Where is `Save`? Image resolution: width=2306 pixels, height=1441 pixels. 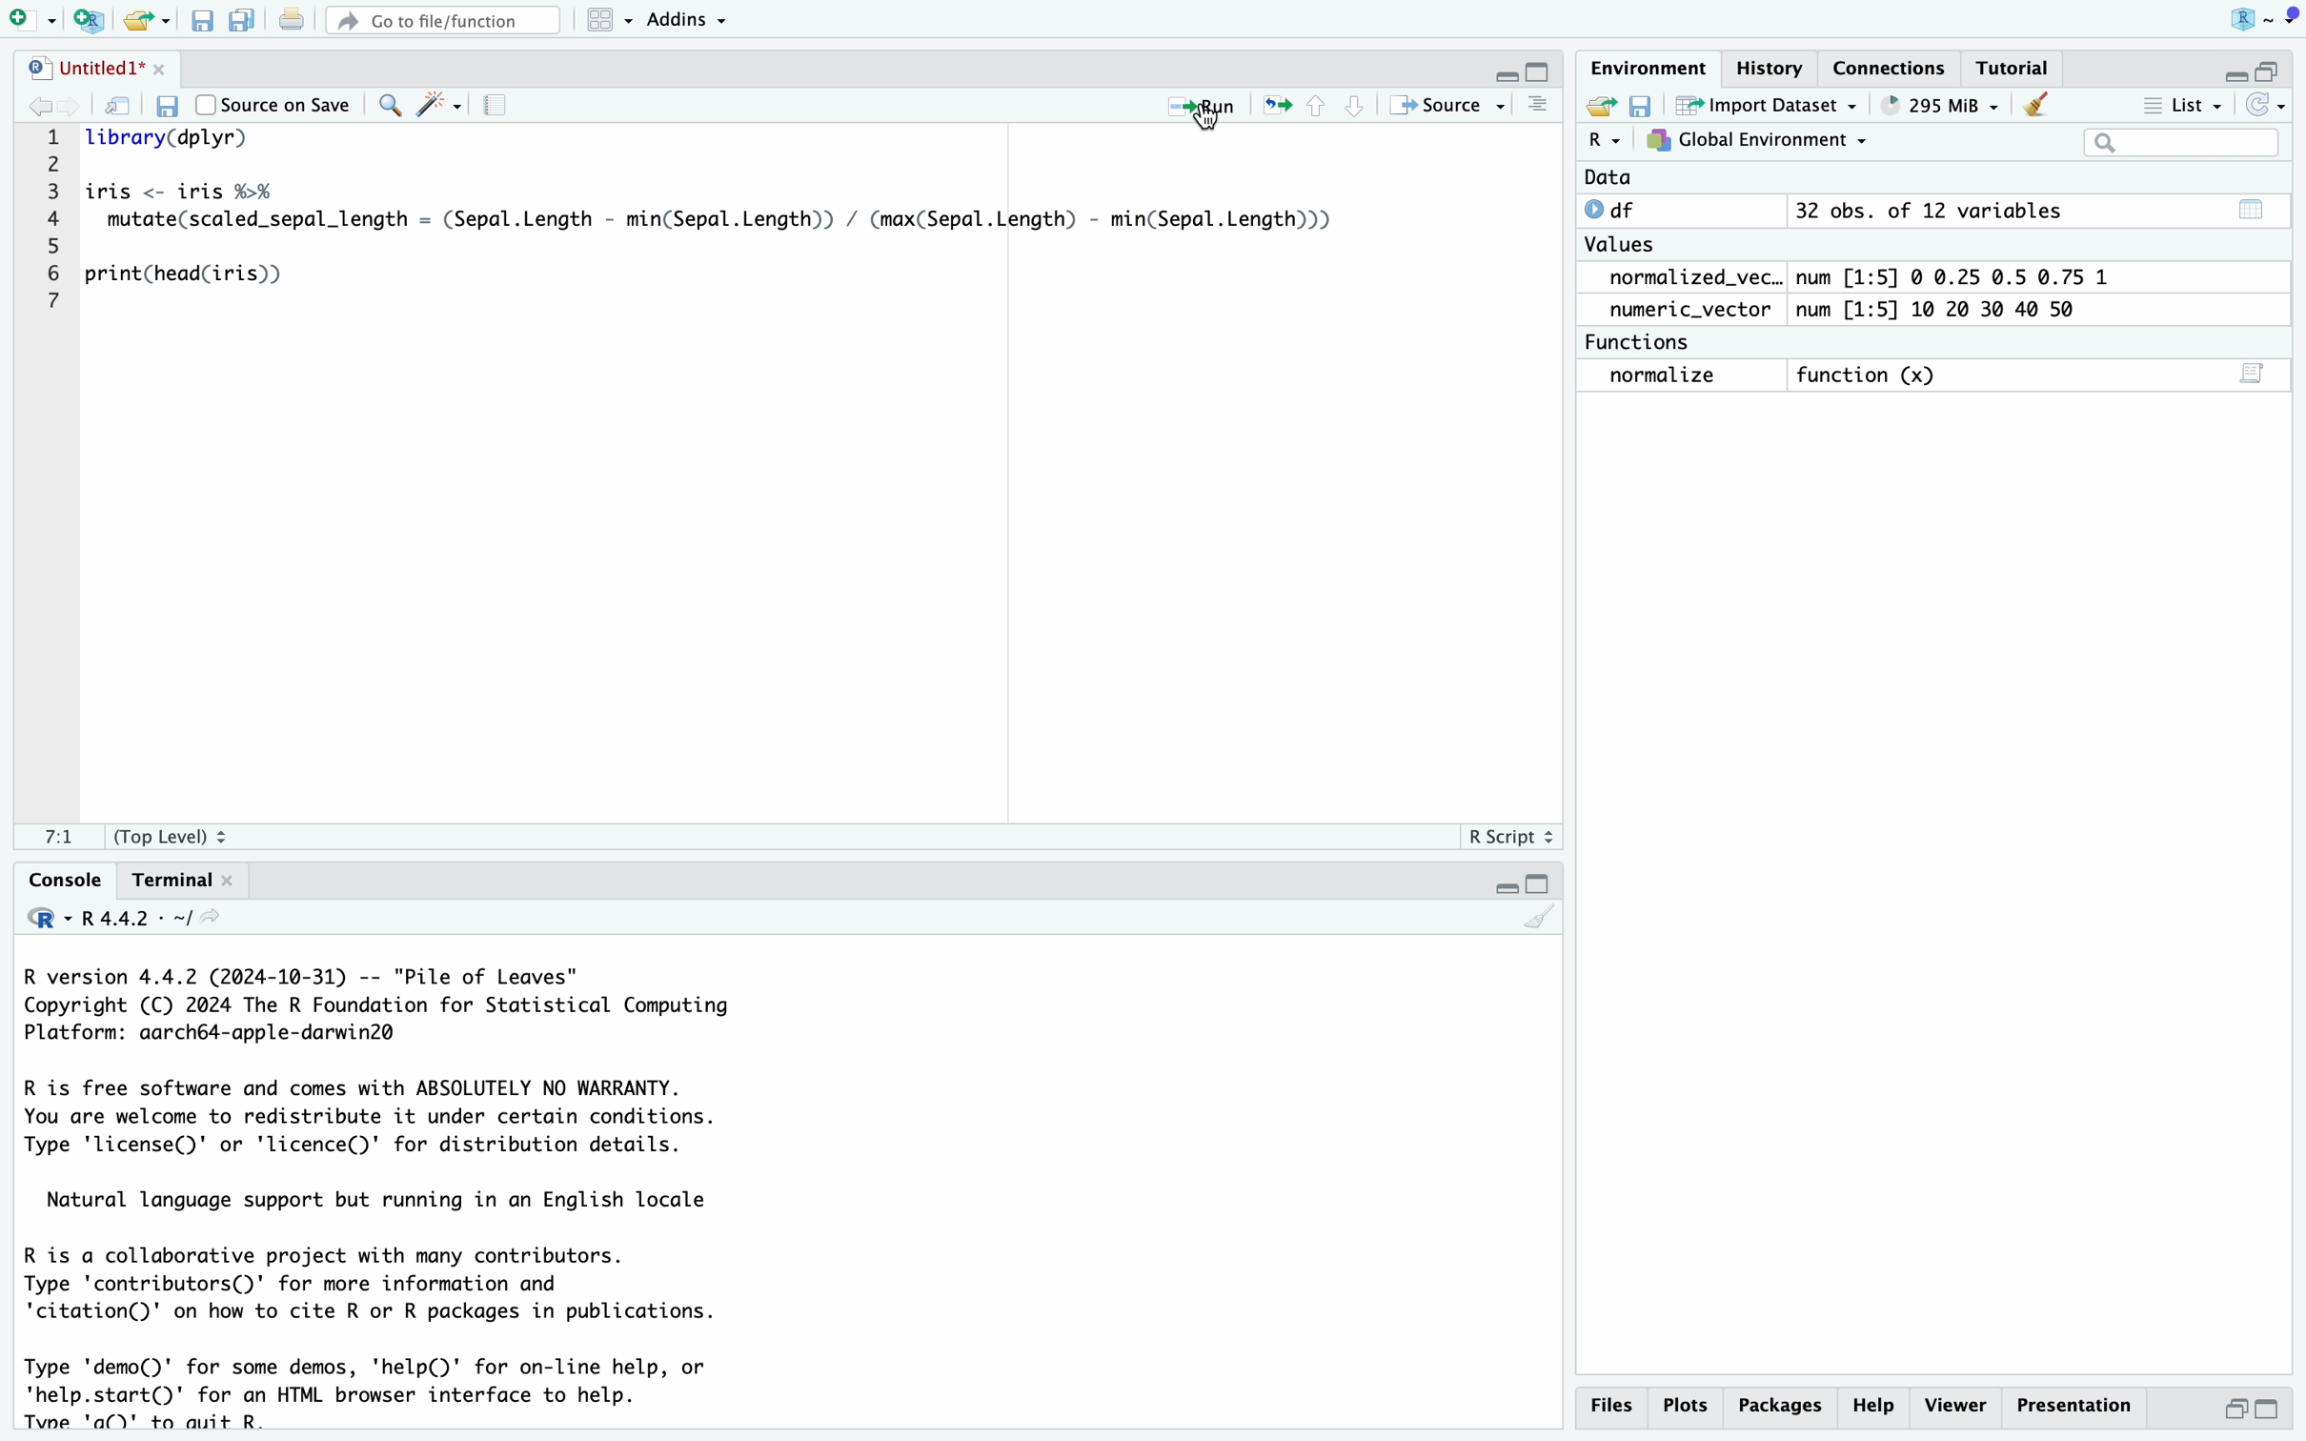
Save is located at coordinates (1642, 104).